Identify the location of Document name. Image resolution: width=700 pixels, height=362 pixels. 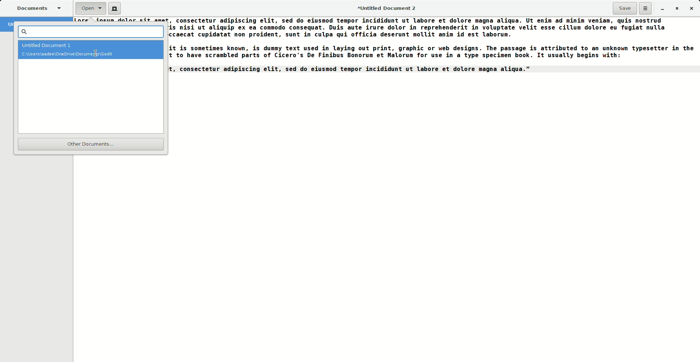
(89, 44).